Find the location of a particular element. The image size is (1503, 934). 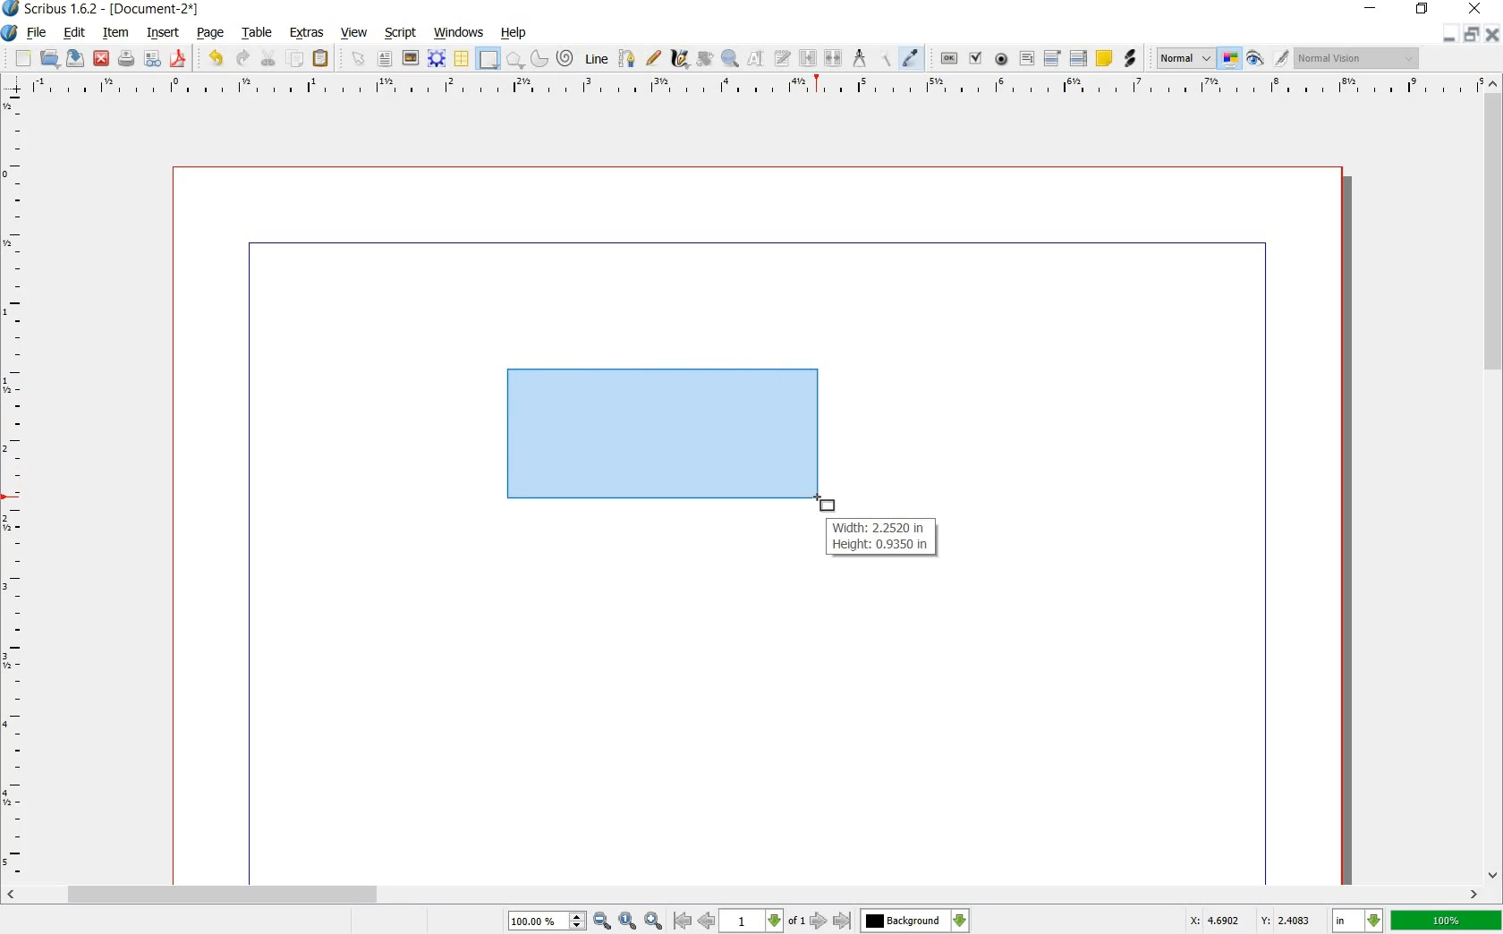

100.00% is located at coordinates (548, 921).